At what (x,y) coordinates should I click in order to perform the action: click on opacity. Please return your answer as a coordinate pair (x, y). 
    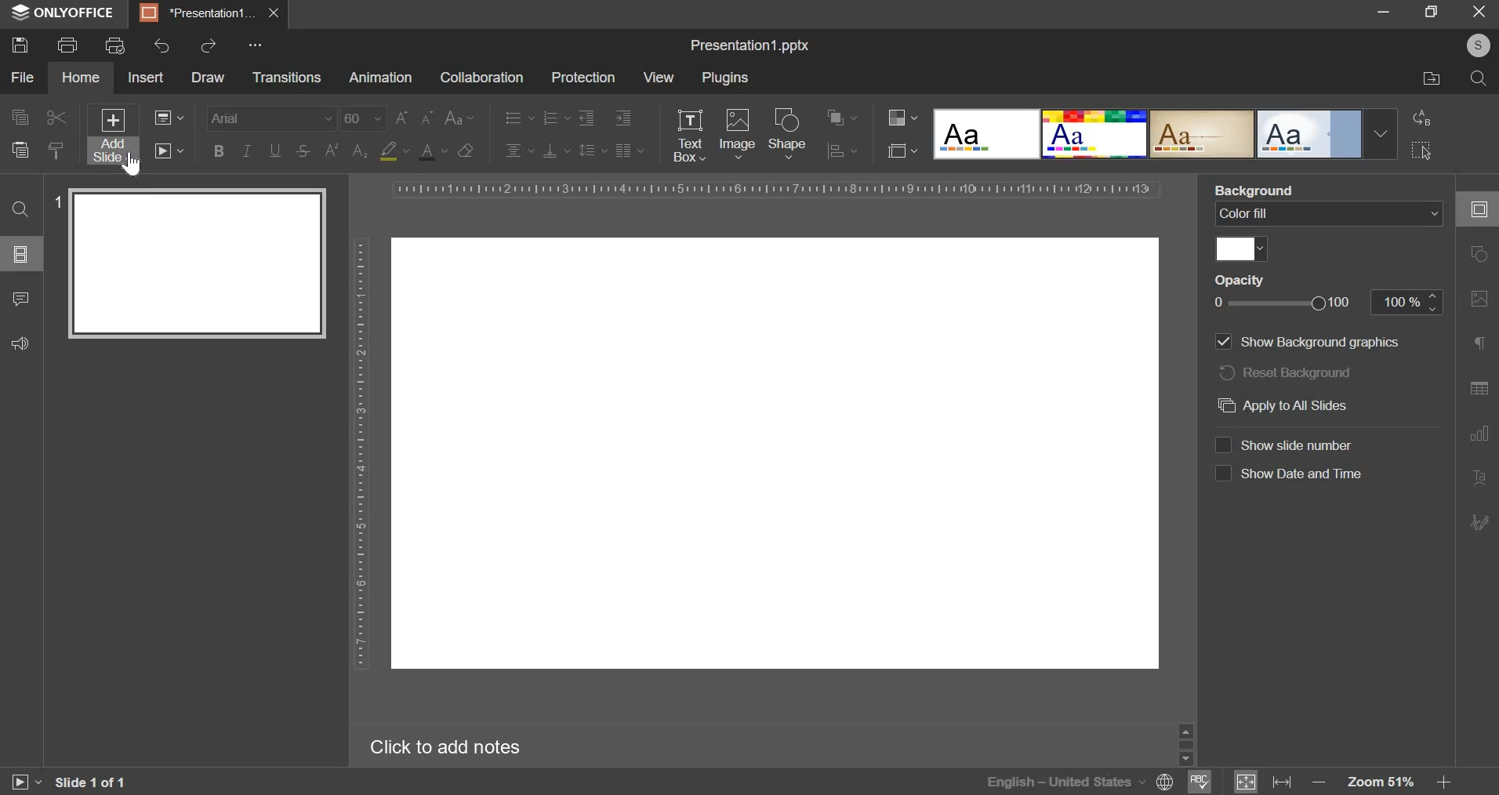
    Looking at the image, I should click on (1247, 281).